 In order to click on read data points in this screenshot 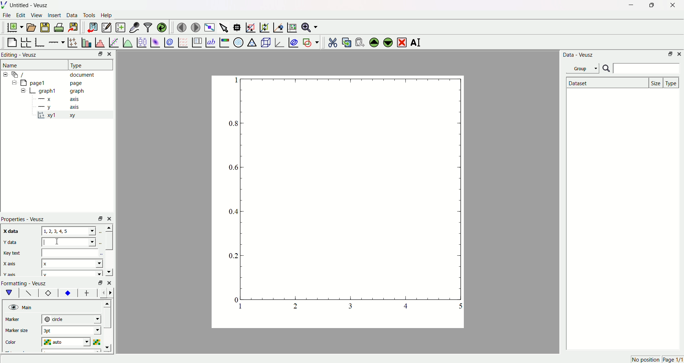, I will do `click(238, 26)`.